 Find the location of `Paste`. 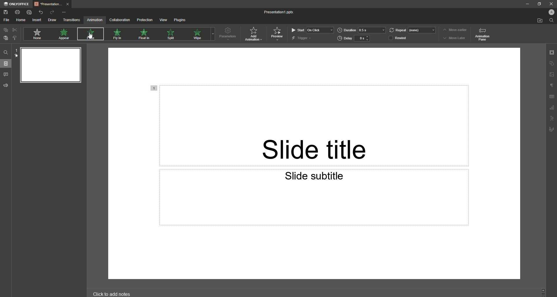

Paste is located at coordinates (5, 38).